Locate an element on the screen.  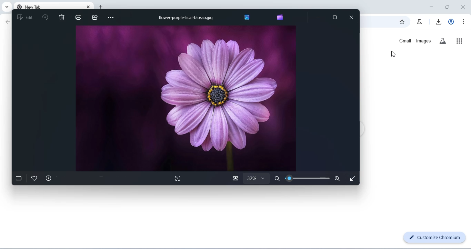
zoom to actual size is located at coordinates (235, 178).